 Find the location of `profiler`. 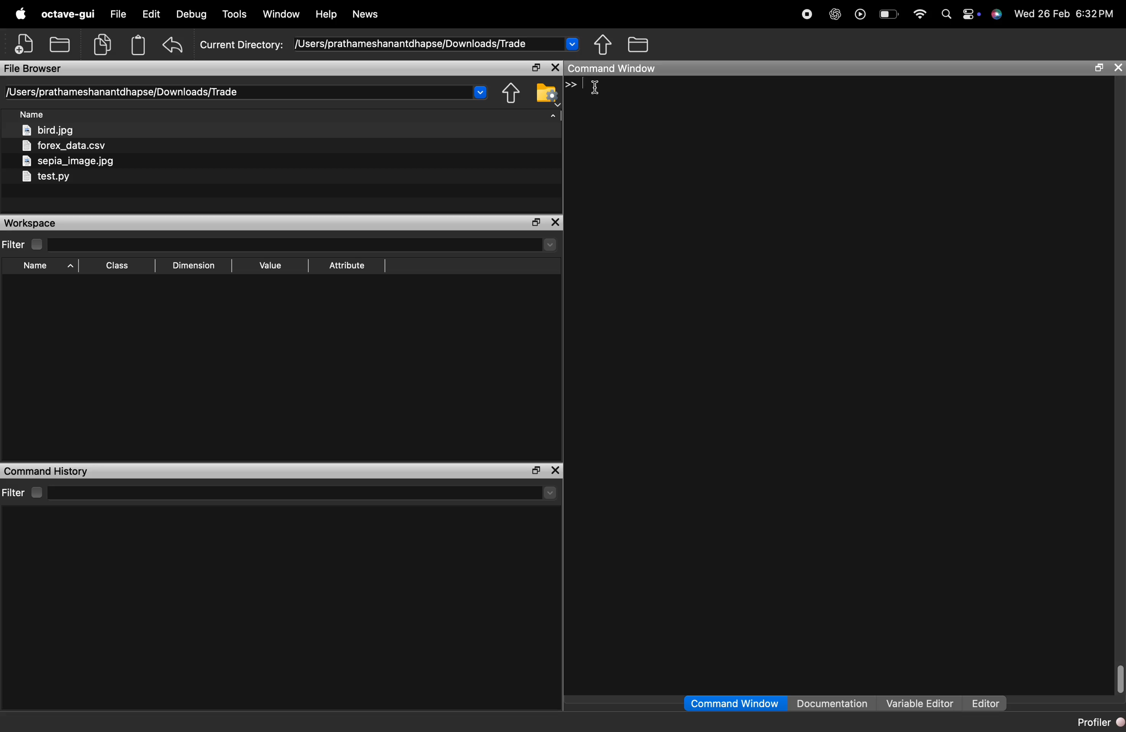

profiler is located at coordinates (1097, 722).